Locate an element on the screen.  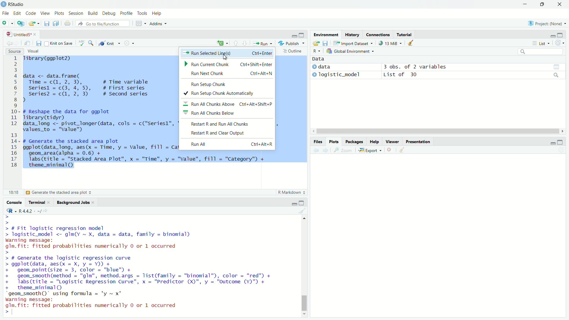
redo is located at coordinates (81, 24).